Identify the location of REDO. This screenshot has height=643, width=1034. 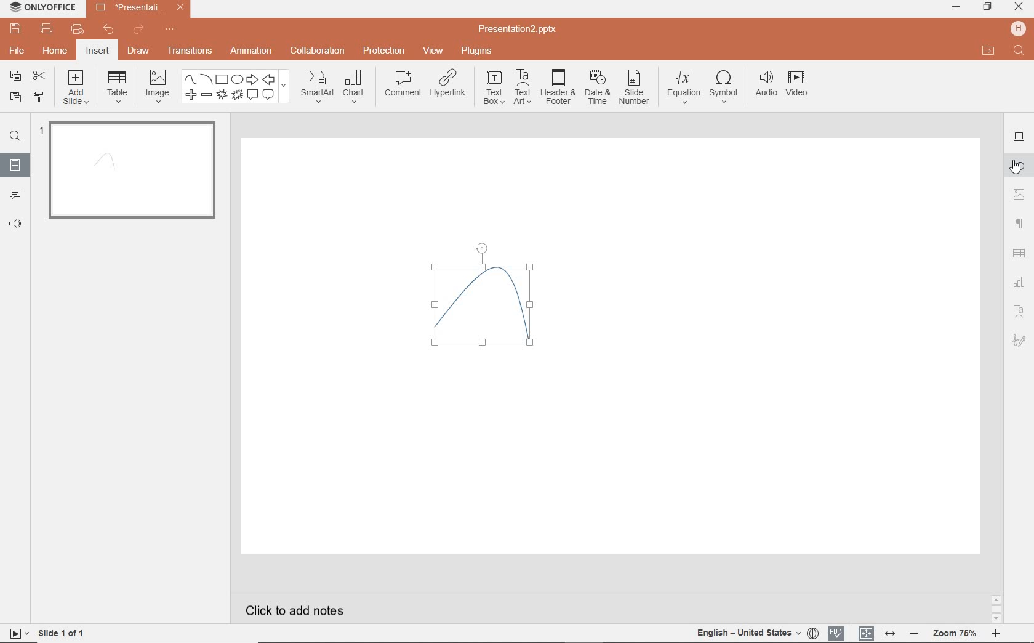
(138, 30).